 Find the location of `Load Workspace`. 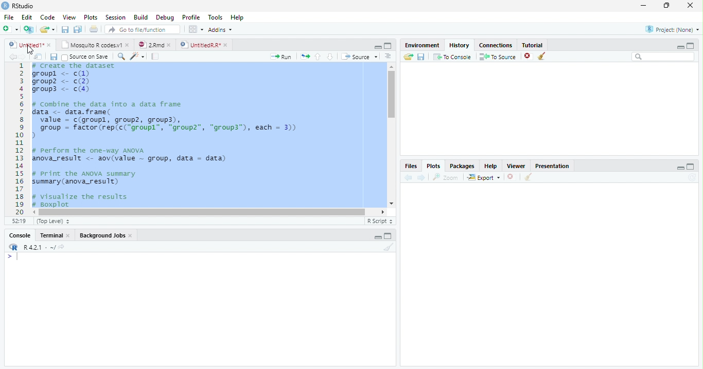

Load Workspace is located at coordinates (409, 57).